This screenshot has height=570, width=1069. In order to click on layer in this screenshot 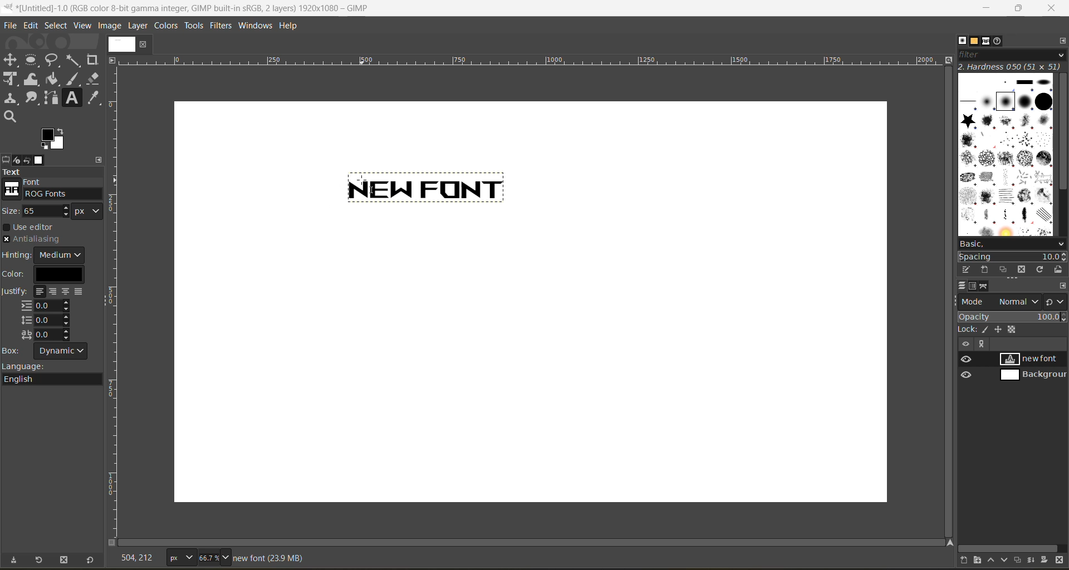, I will do `click(139, 27)`.